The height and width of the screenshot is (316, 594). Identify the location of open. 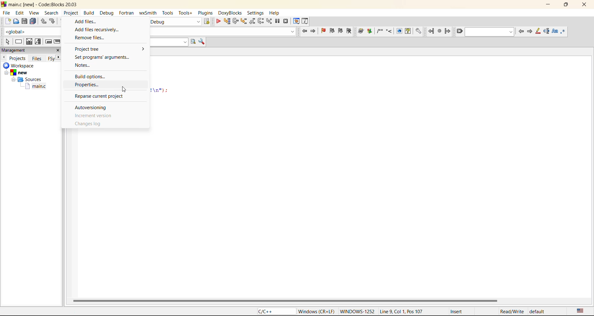
(16, 21).